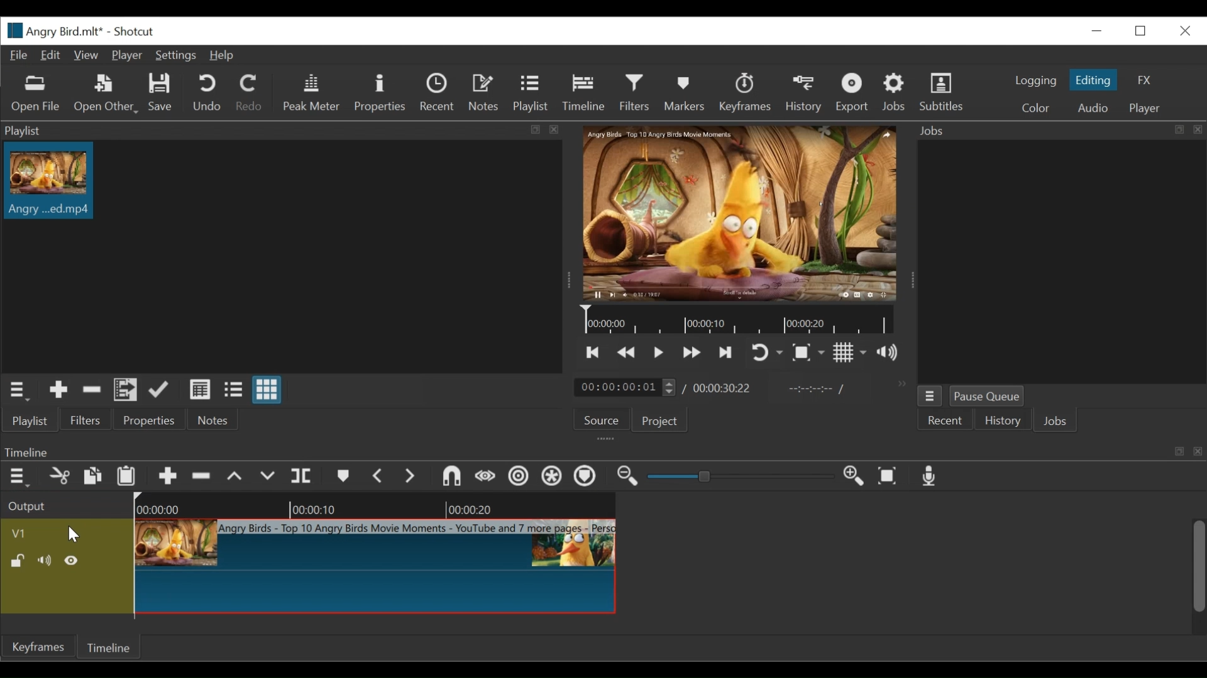 This screenshot has width=1207, height=678. Describe the element at coordinates (1093, 79) in the screenshot. I see `Editing` at that location.